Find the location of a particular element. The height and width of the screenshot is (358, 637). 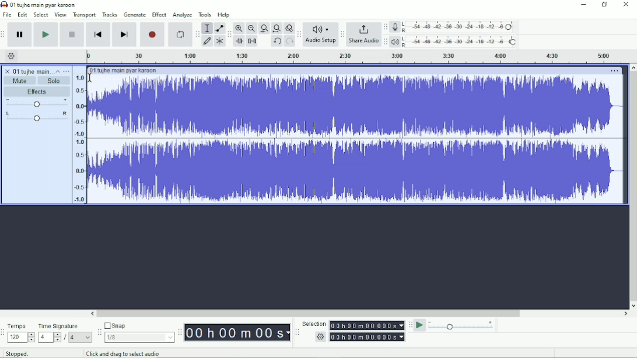

01 tujhy main pyar kroon is located at coordinates (123, 71).